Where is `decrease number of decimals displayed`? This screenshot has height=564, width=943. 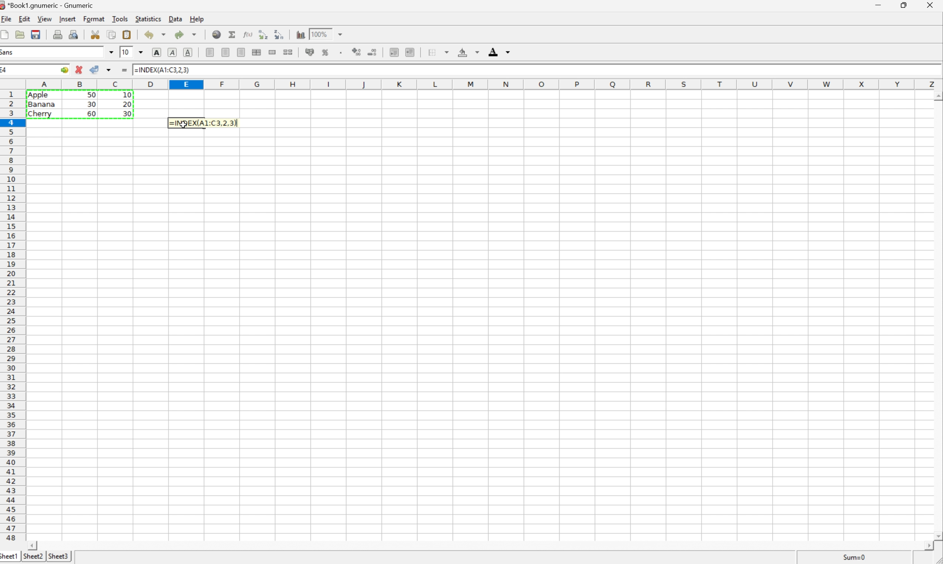
decrease number of decimals displayed is located at coordinates (372, 52).